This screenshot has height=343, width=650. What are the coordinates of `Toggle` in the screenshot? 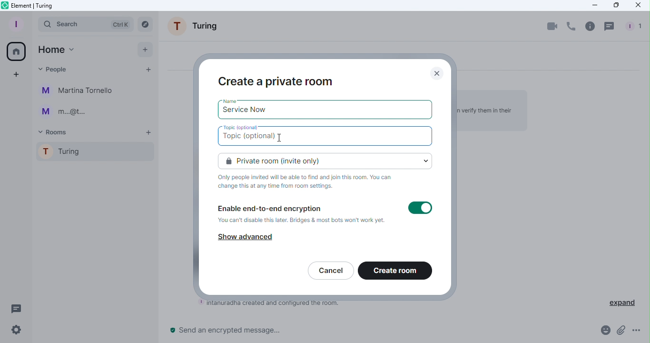 It's located at (420, 209).